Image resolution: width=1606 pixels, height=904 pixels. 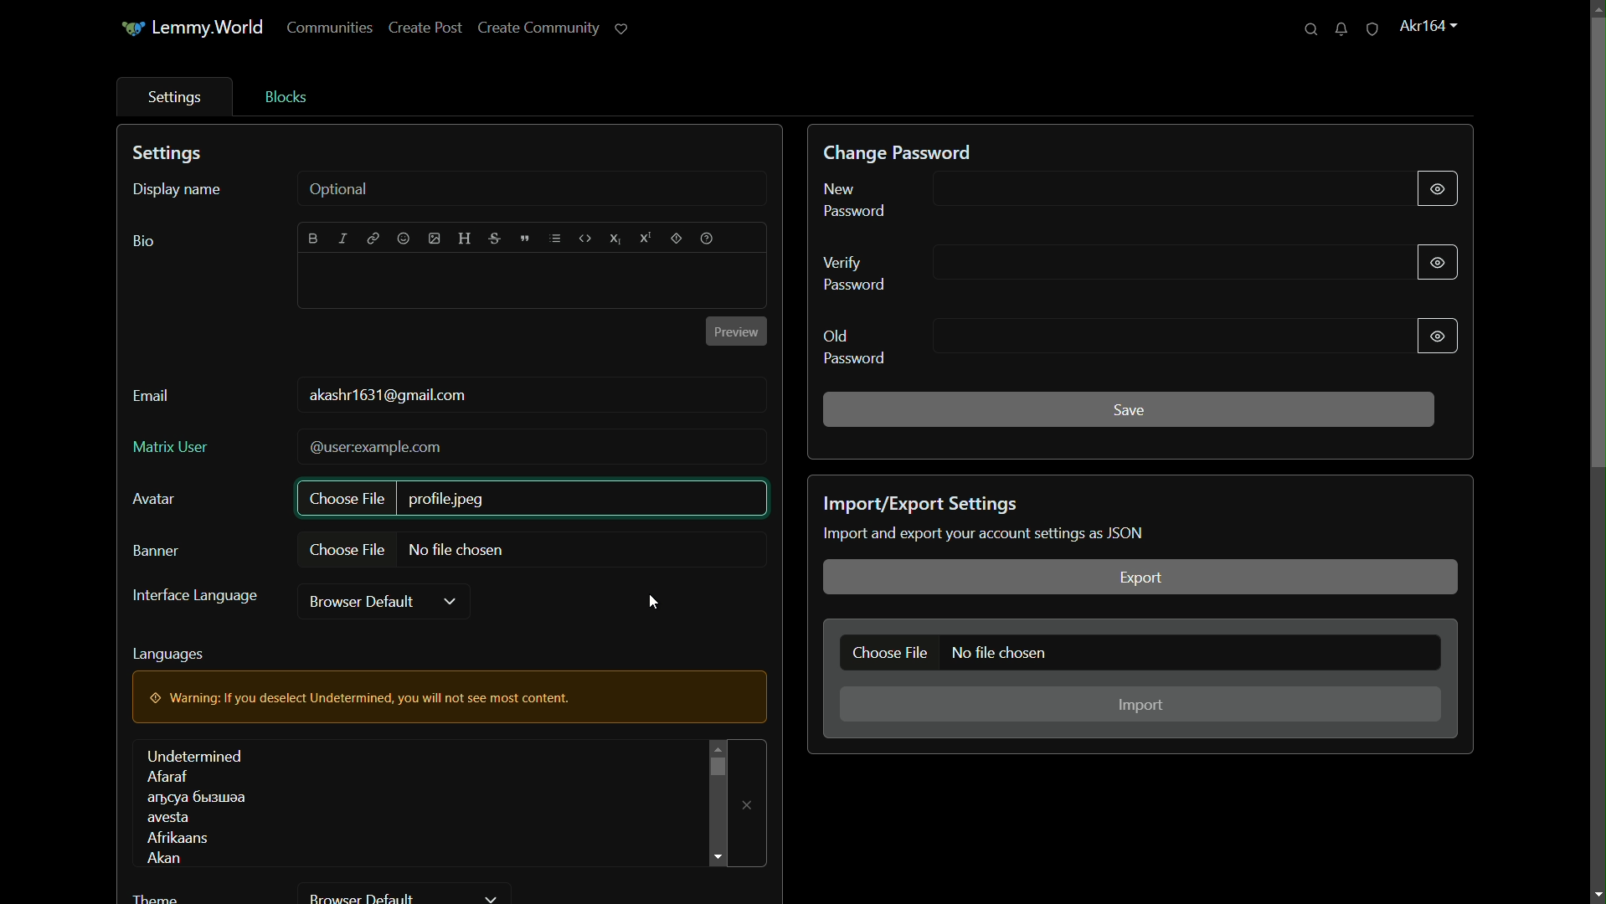 What do you see at coordinates (1437, 260) in the screenshot?
I see `show` at bounding box center [1437, 260].